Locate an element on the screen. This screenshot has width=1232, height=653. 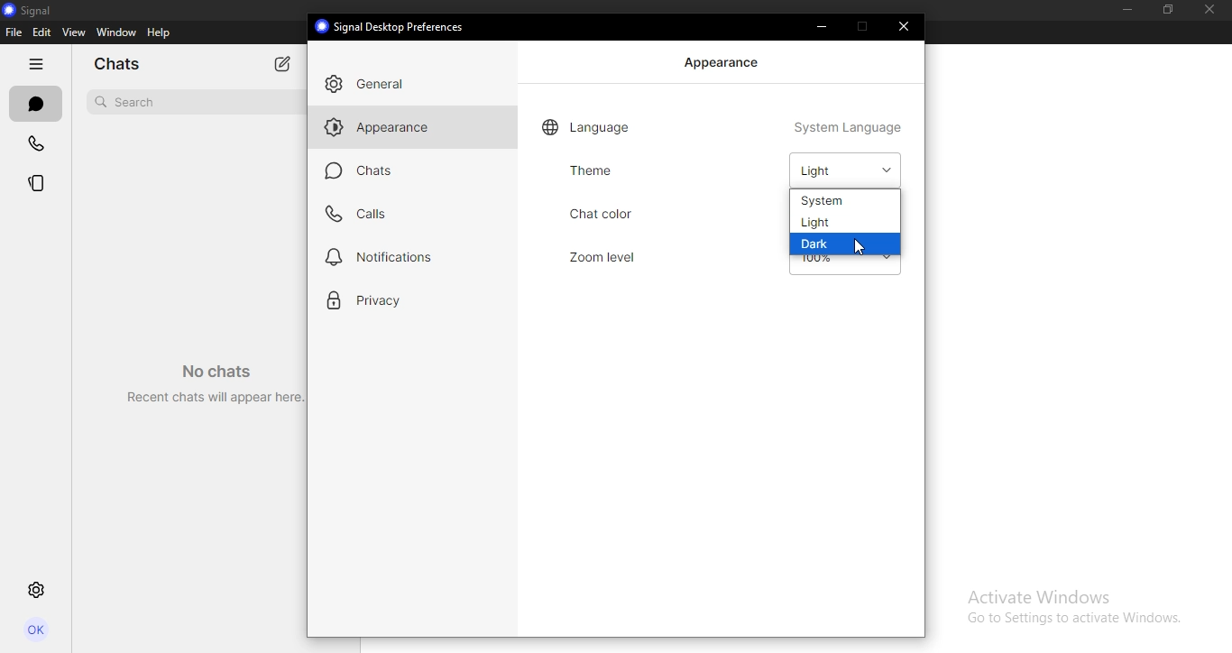
edit is located at coordinates (41, 32).